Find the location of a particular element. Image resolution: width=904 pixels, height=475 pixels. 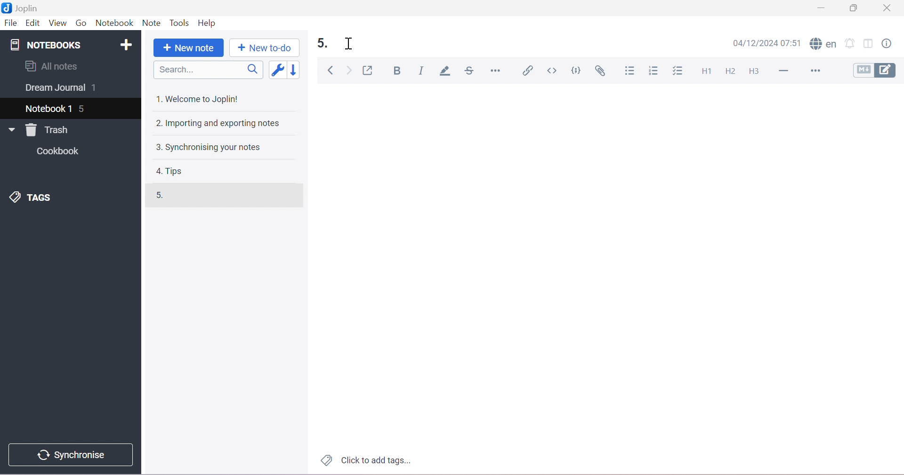

3. Synchronising your notes is located at coordinates (208, 148).